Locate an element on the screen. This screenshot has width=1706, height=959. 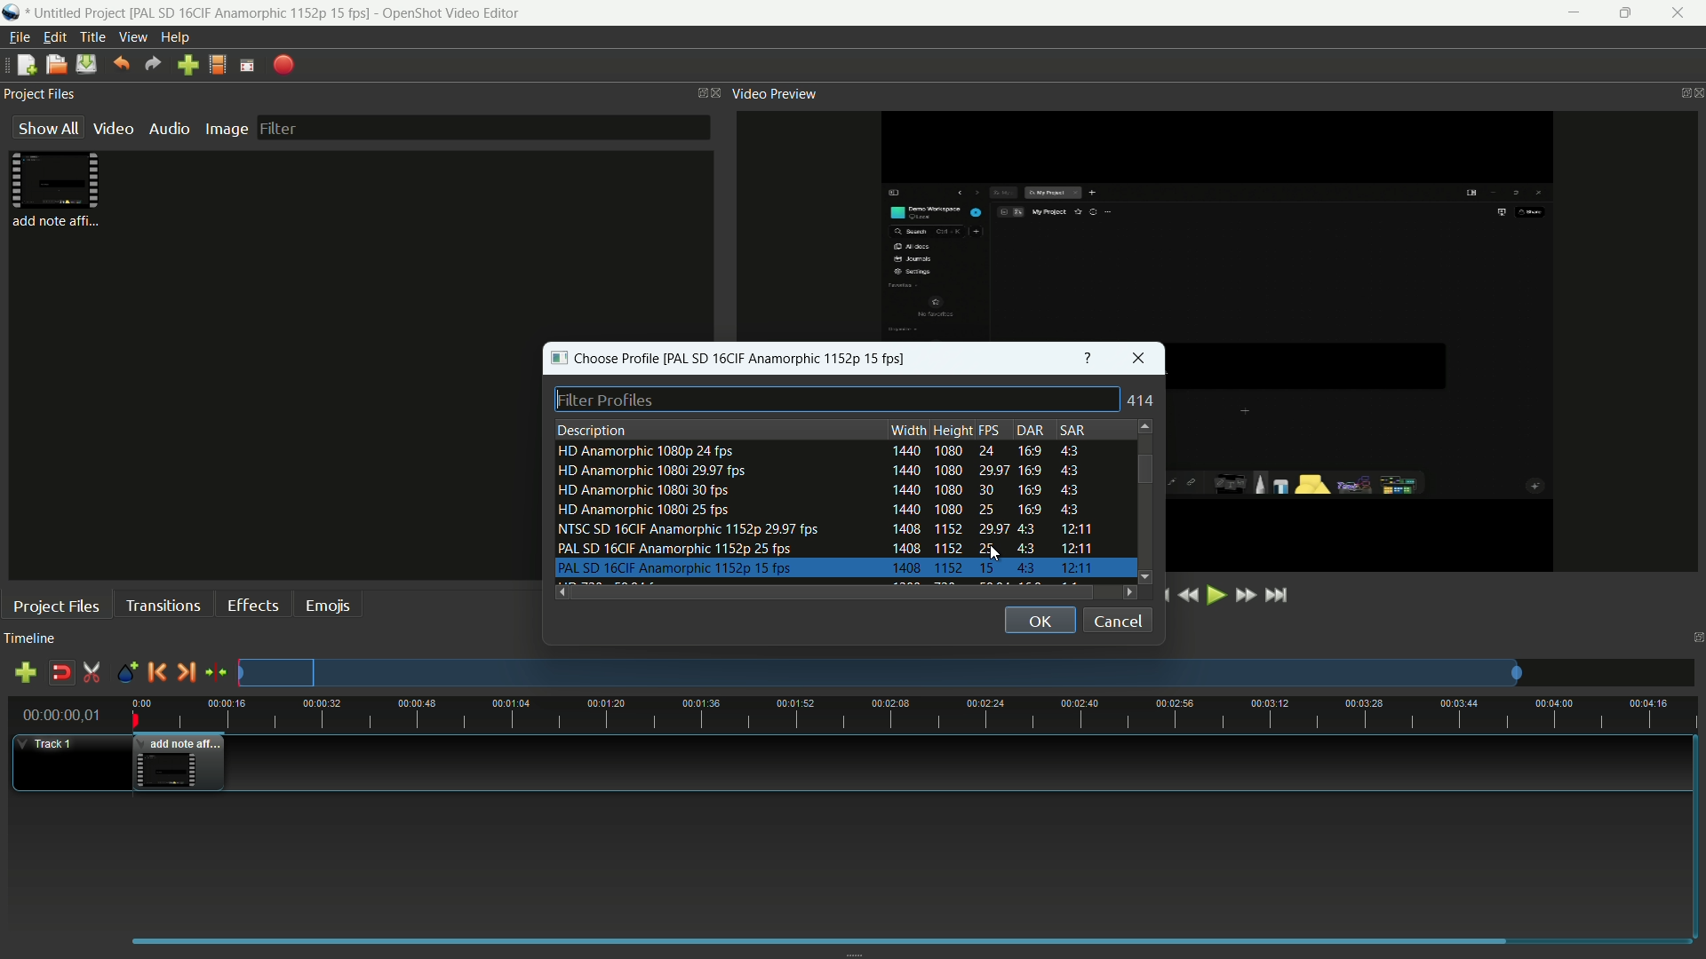
play or pause is located at coordinates (1215, 595).